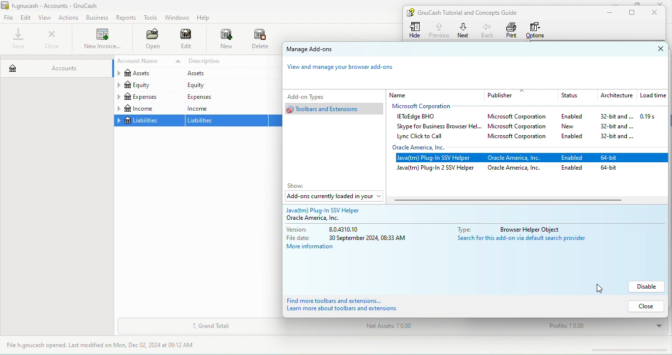  What do you see at coordinates (472, 12) in the screenshot?
I see `gnu cash tutorial and concepts guide` at bounding box center [472, 12].